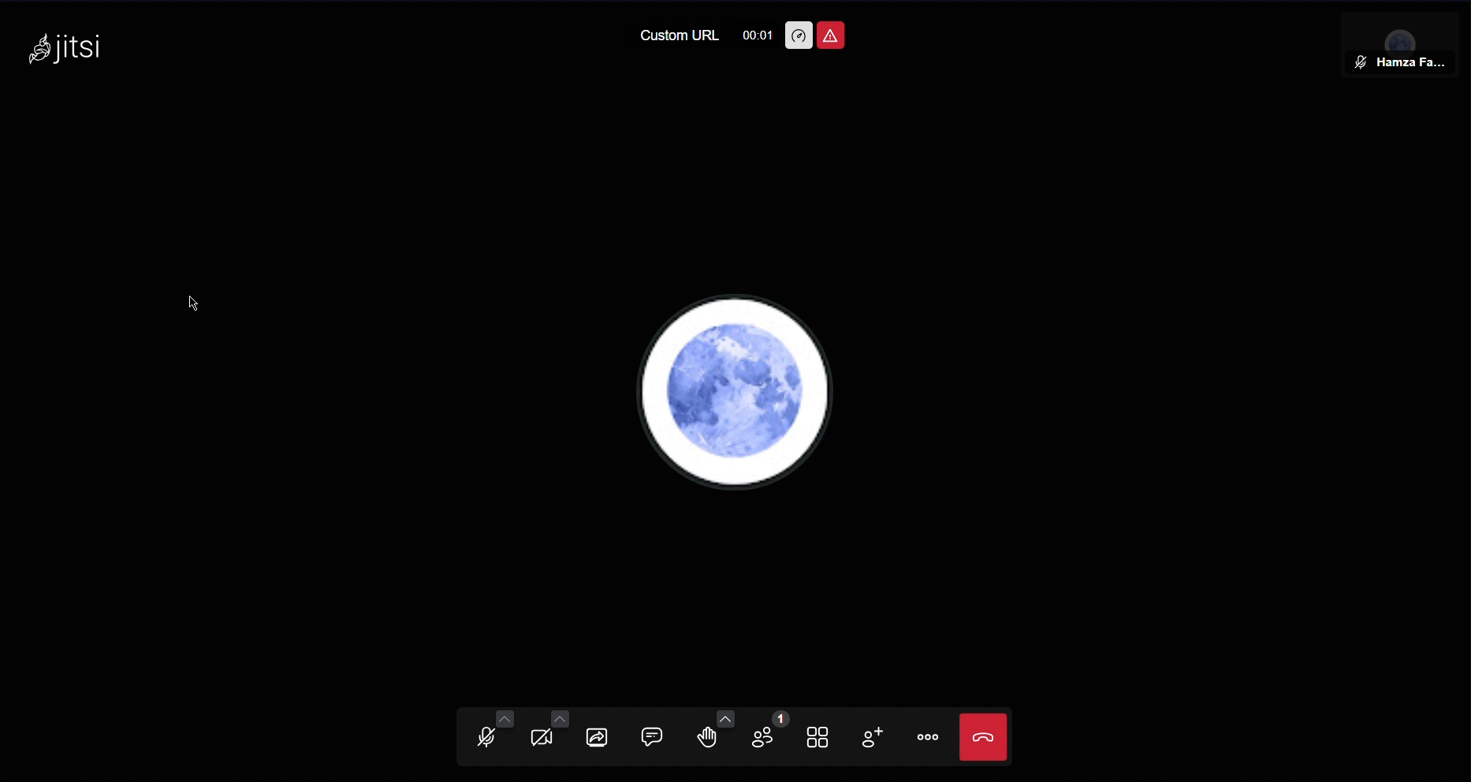 The width and height of the screenshot is (1471, 782). What do you see at coordinates (881, 739) in the screenshot?
I see `Add Participant` at bounding box center [881, 739].